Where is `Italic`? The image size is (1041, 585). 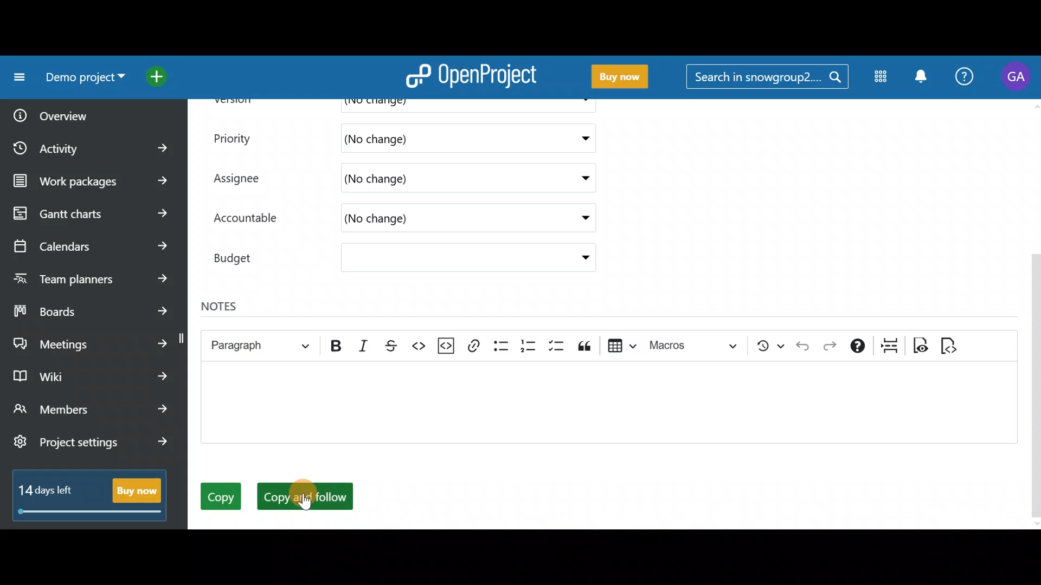 Italic is located at coordinates (368, 347).